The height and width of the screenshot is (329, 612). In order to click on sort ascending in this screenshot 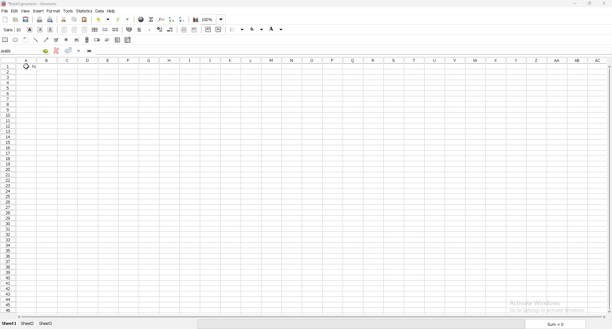, I will do `click(171, 19)`.